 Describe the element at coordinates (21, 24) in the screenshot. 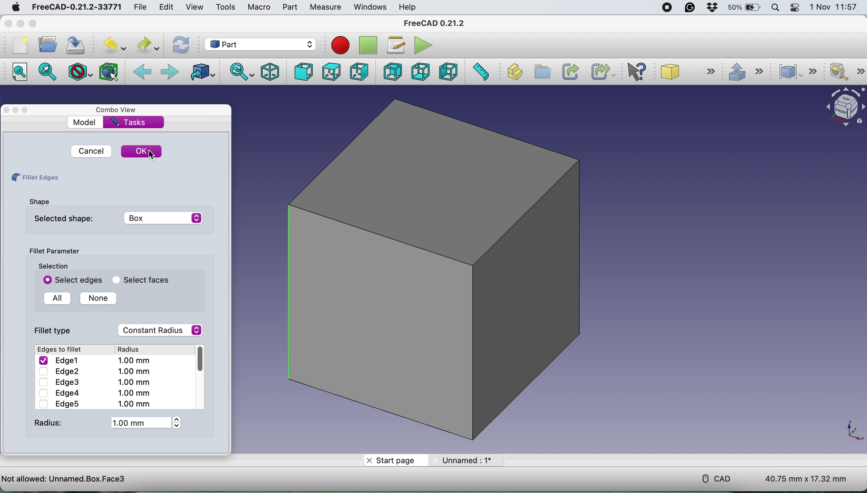

I see `minimise` at that location.